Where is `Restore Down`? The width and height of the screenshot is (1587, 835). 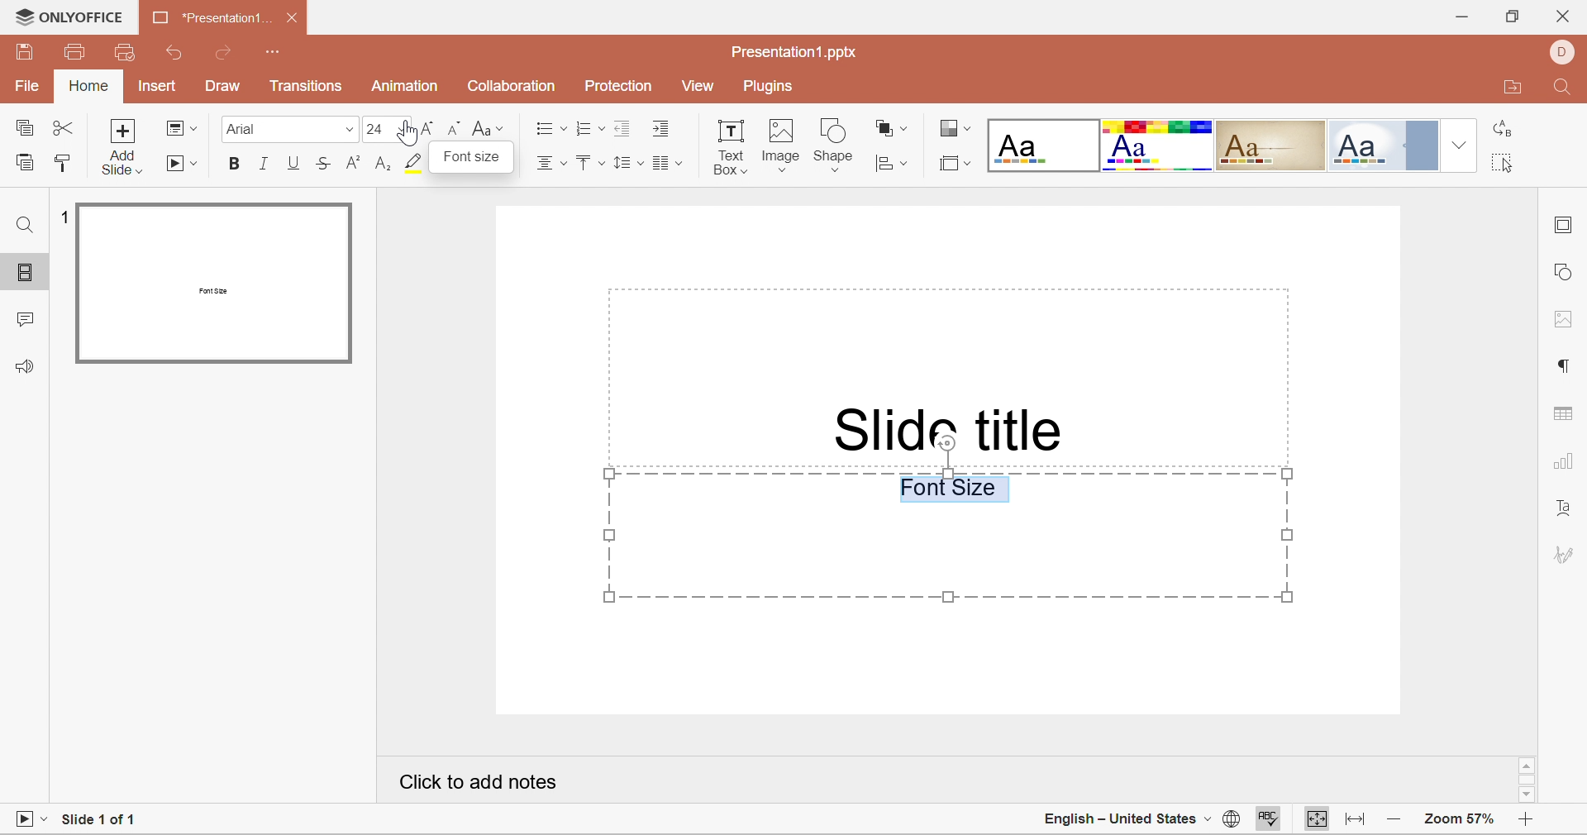 Restore Down is located at coordinates (1512, 18).